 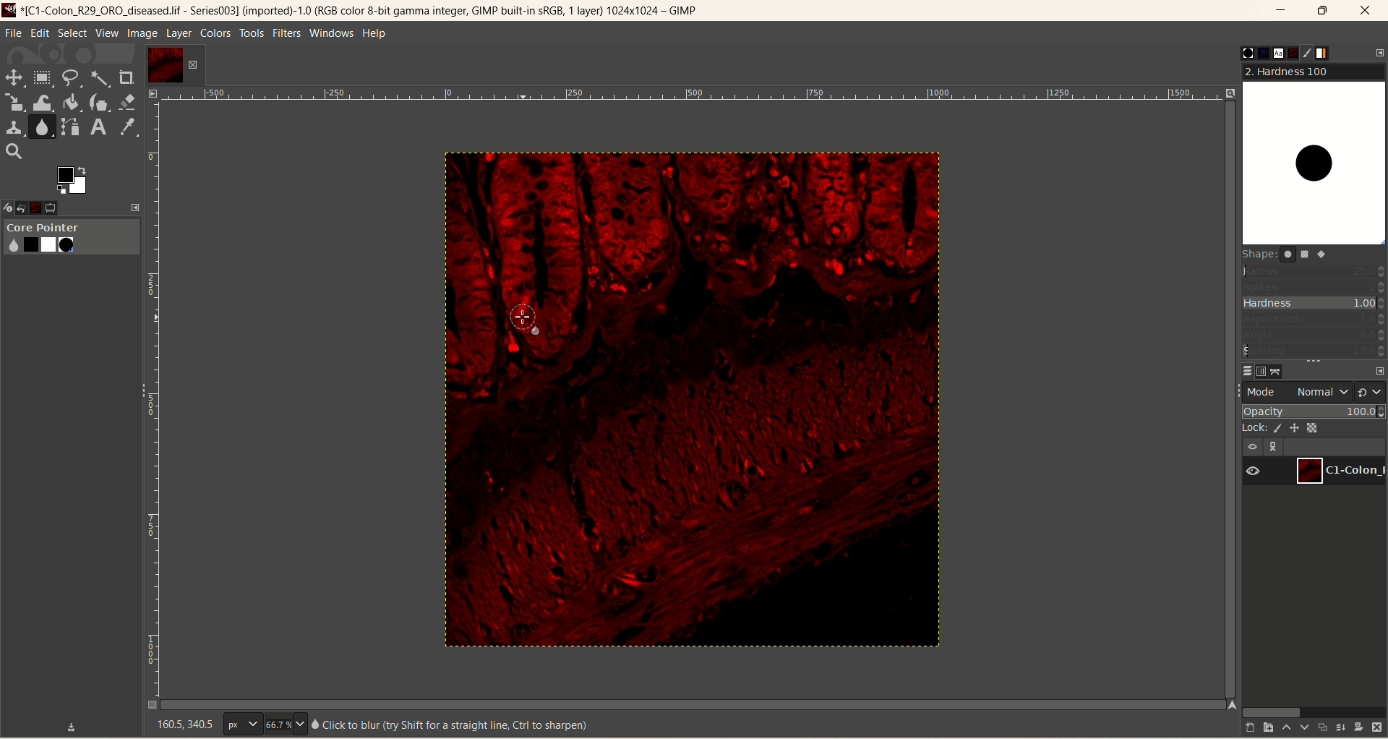 I want to click on colors, so click(x=217, y=33).